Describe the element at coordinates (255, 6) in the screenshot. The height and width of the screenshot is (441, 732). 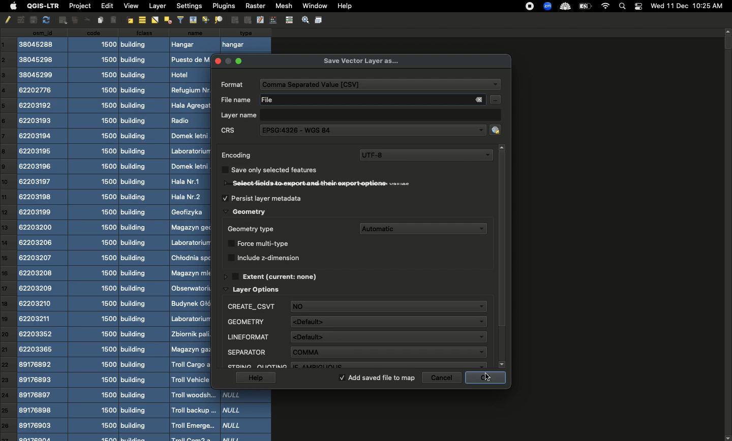
I see `Raster` at that location.